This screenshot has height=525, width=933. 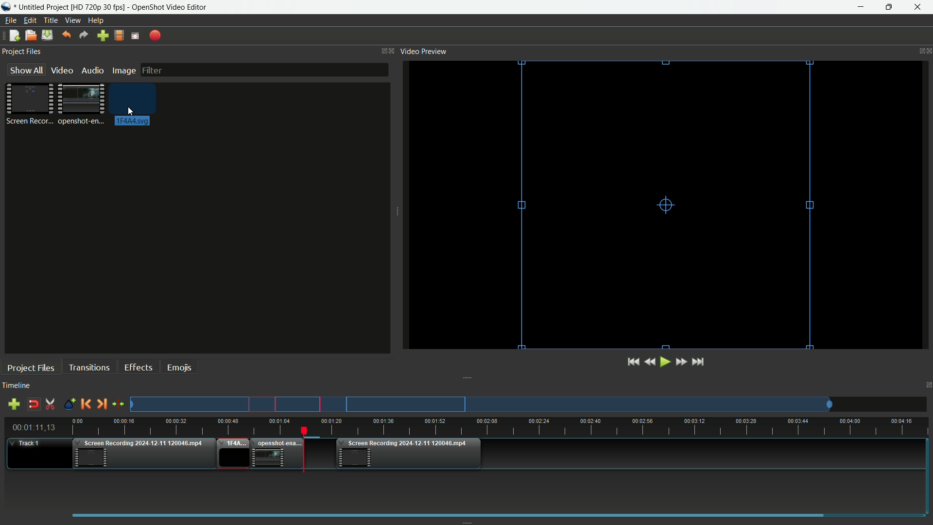 I want to click on Profile name, so click(x=99, y=8).